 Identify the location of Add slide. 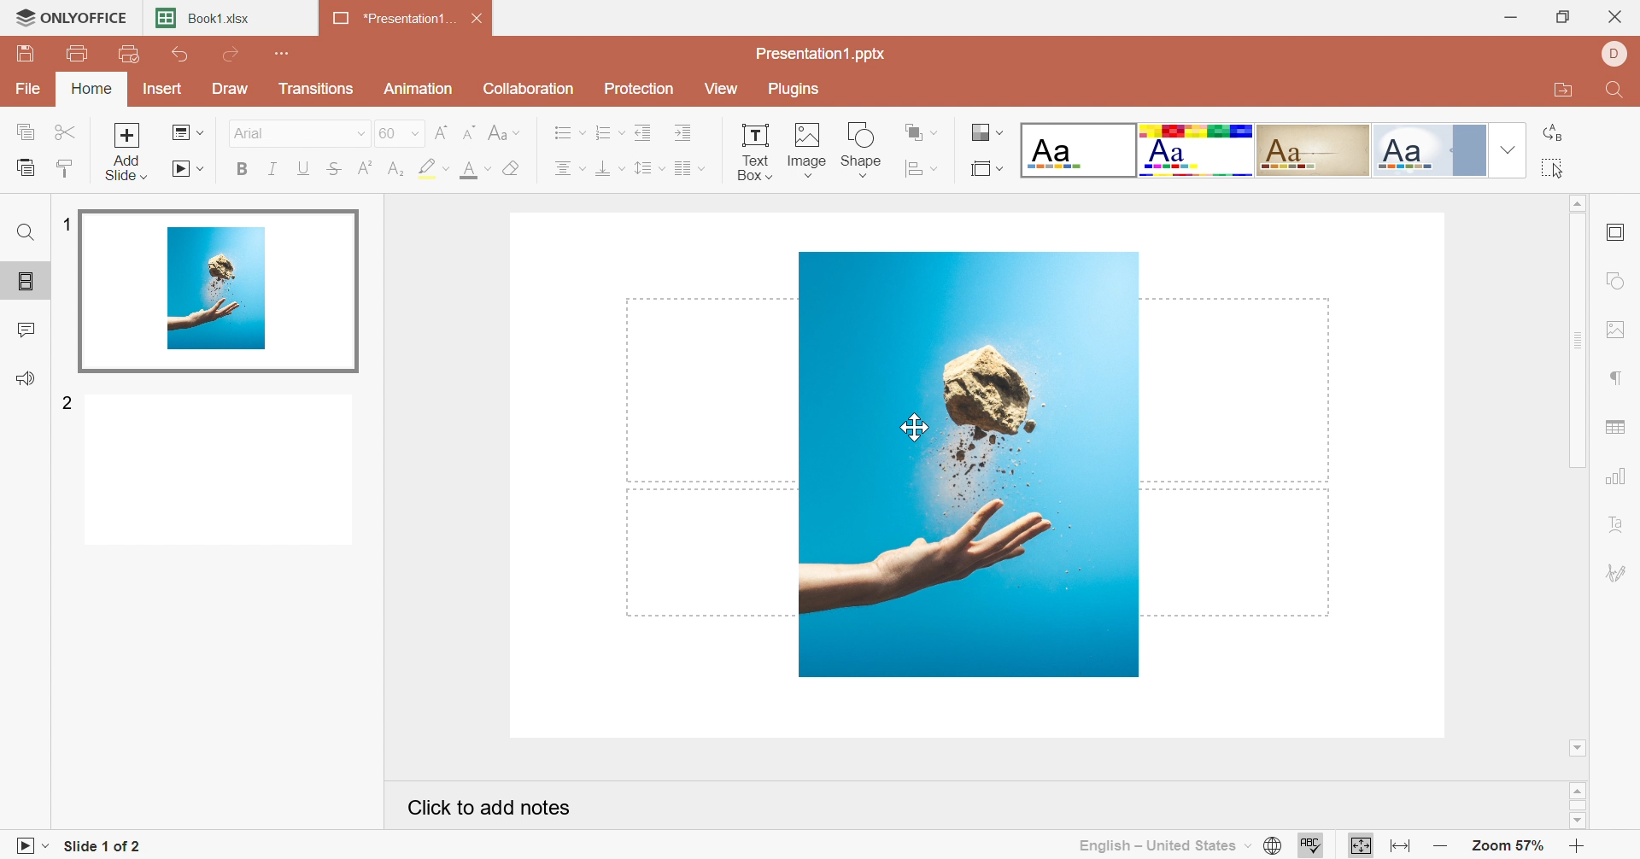
(126, 149).